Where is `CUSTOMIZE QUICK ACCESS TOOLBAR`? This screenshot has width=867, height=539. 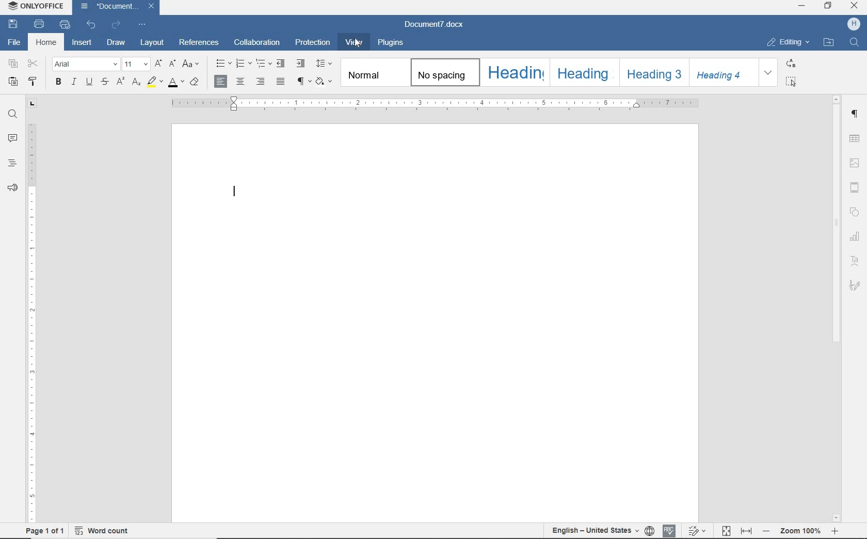 CUSTOMIZE QUICK ACCESS TOOLBAR is located at coordinates (143, 25).